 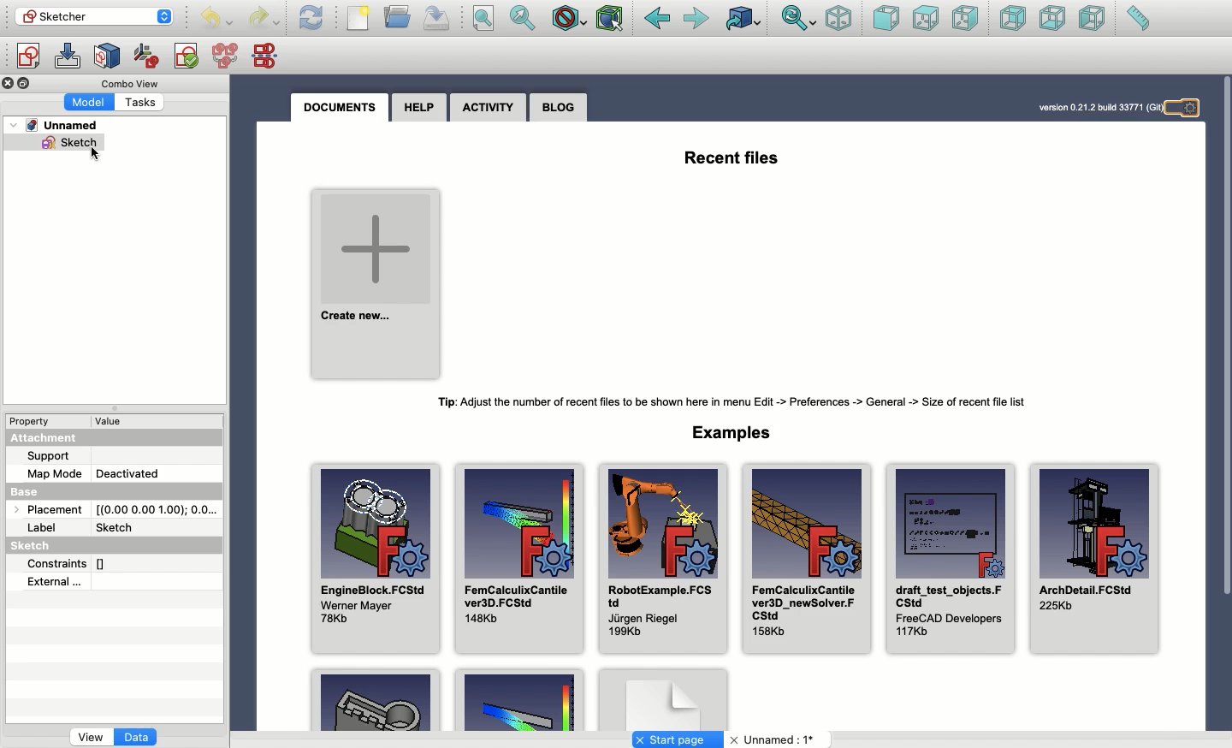 What do you see at coordinates (94, 152) in the screenshot?
I see `Right click (pointer)` at bounding box center [94, 152].